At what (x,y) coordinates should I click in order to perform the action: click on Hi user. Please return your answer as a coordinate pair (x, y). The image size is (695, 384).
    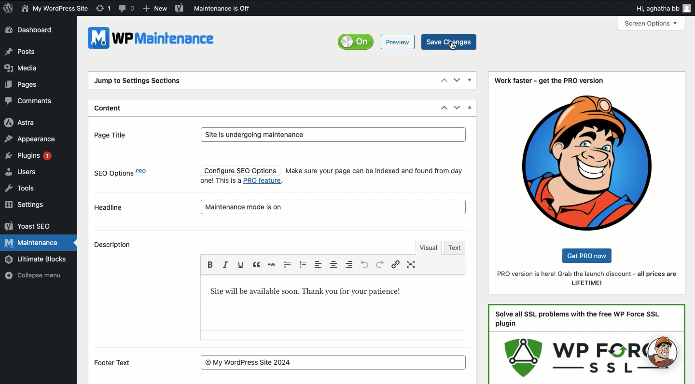
    Looking at the image, I should click on (662, 7).